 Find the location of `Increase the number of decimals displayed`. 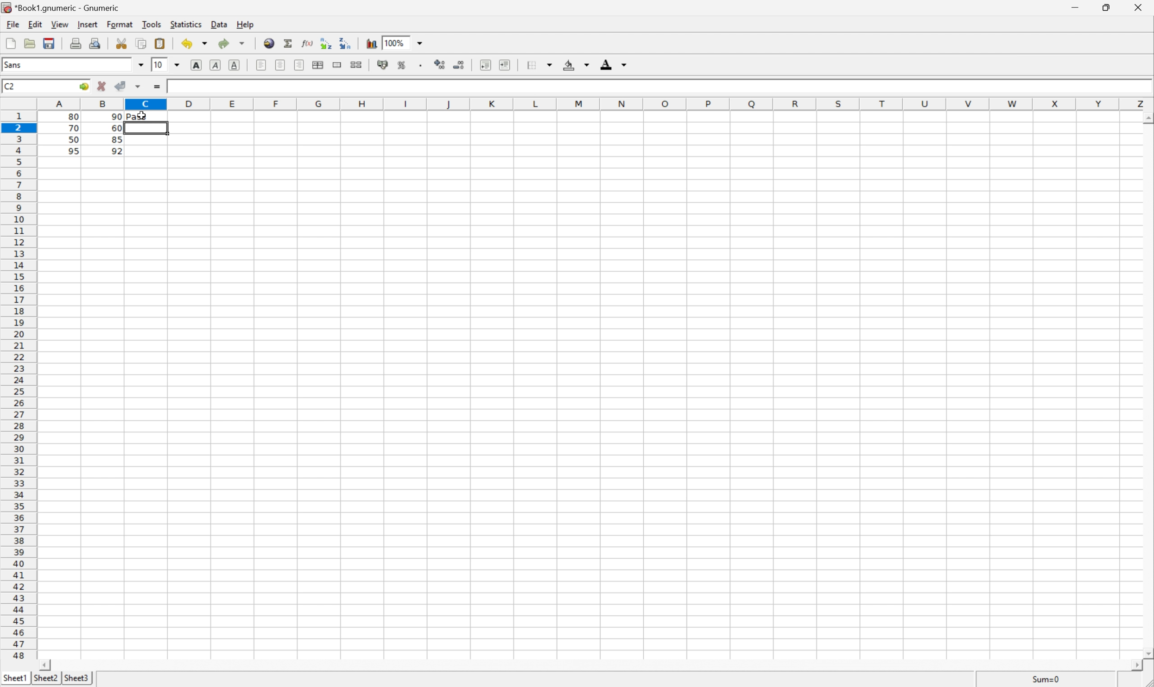

Increase the number of decimals displayed is located at coordinates (441, 64).